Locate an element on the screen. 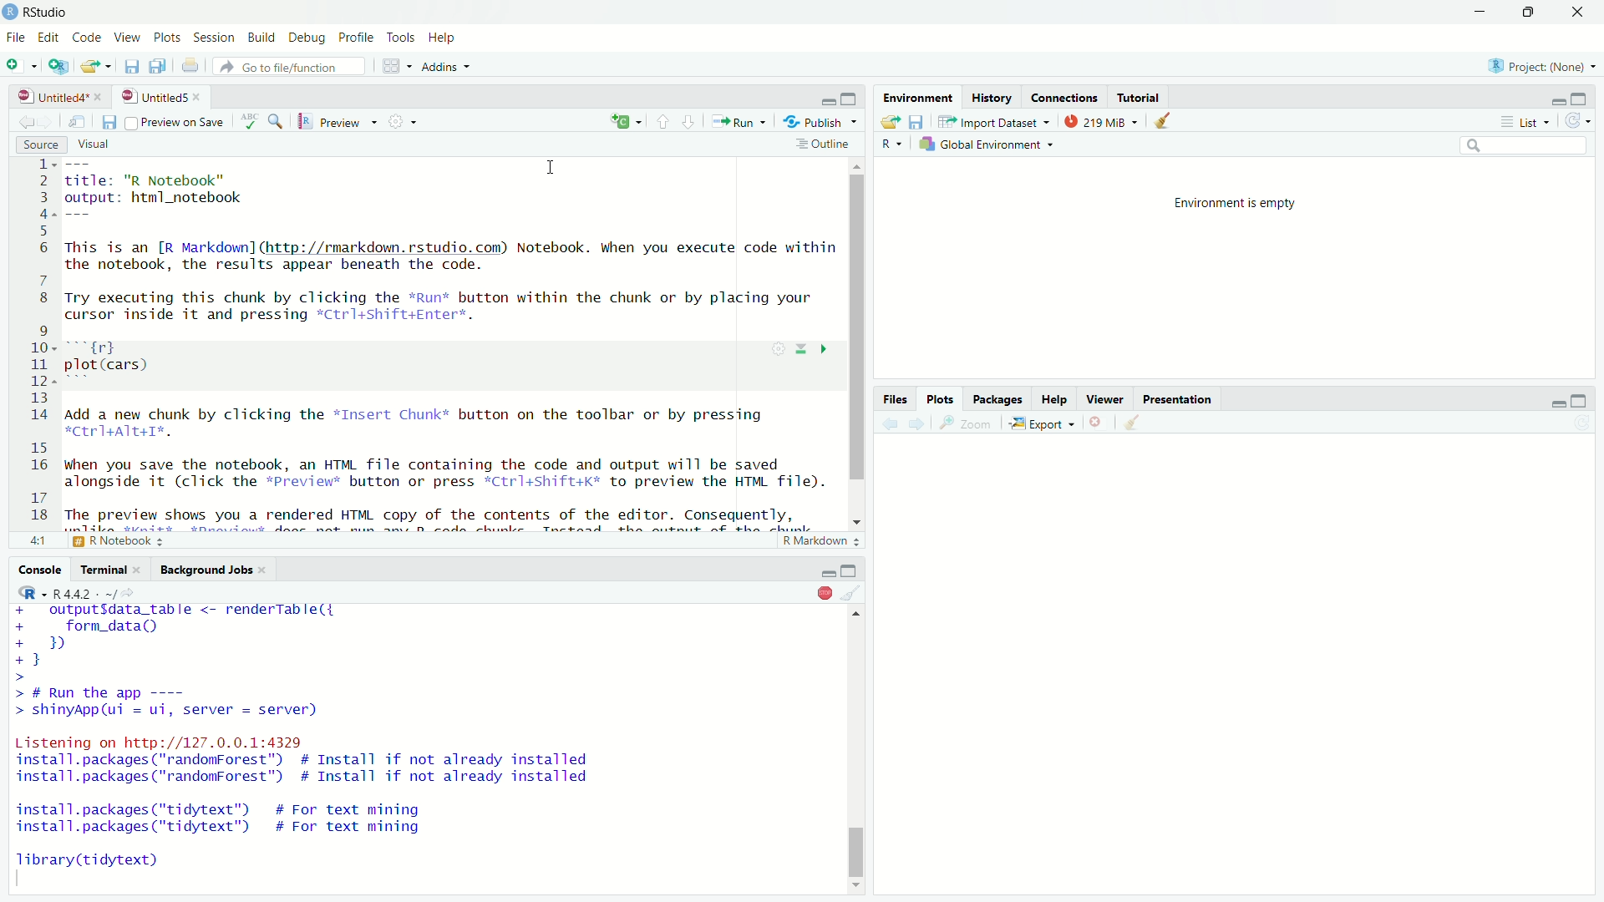 This screenshot has height=902, width=1604. R language version - R 4.4.1 is located at coordinates (77, 592).